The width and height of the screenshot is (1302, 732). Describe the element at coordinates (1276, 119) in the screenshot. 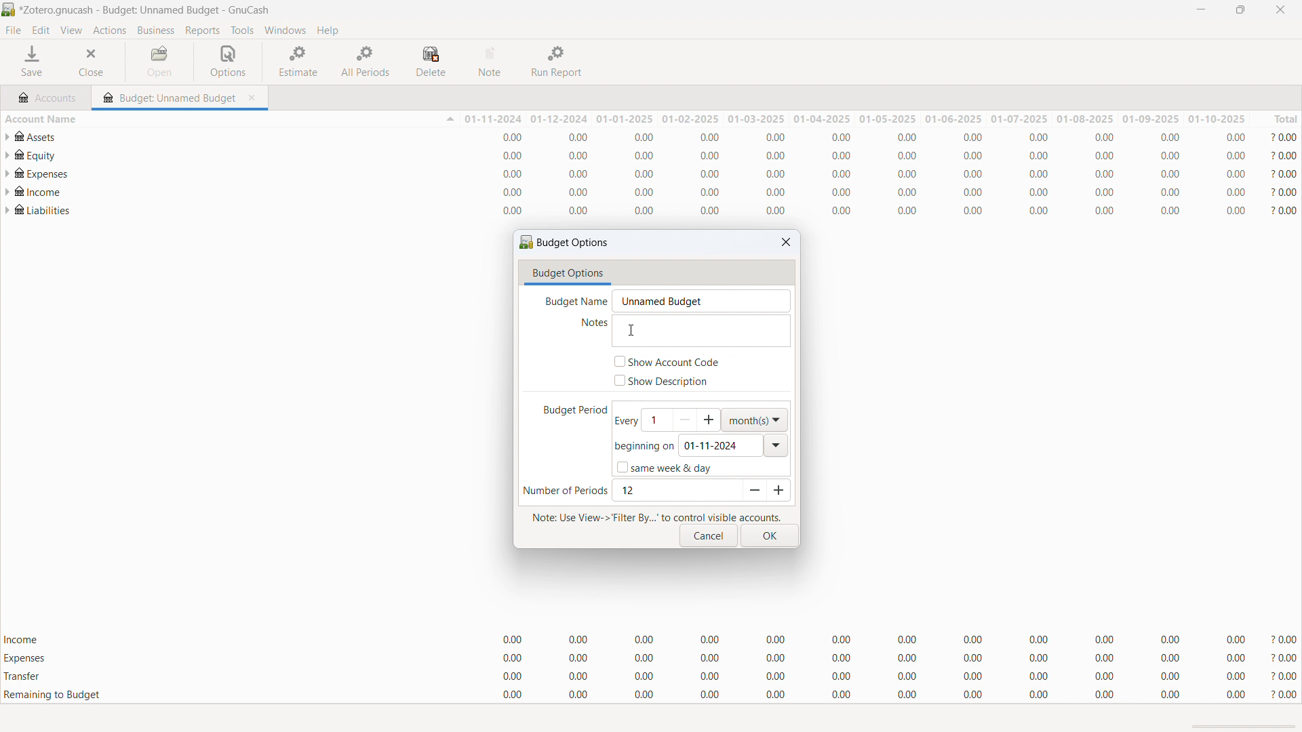

I see `total` at that location.